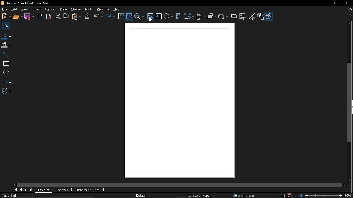 This screenshot has width=353, height=198. What do you see at coordinates (58, 16) in the screenshot?
I see `Cut ` at bounding box center [58, 16].